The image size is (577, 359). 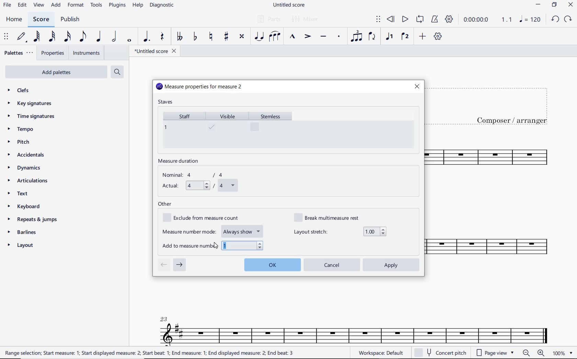 I want to click on CLEFS, so click(x=23, y=91).